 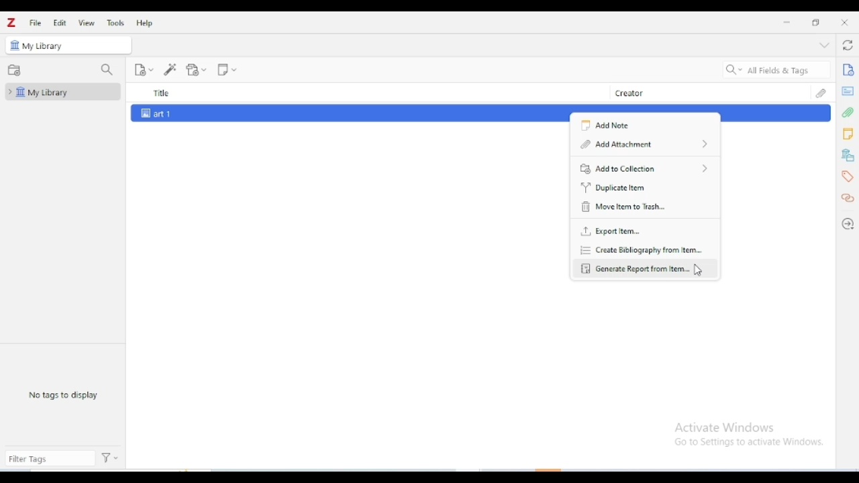 I want to click on help, so click(x=146, y=23).